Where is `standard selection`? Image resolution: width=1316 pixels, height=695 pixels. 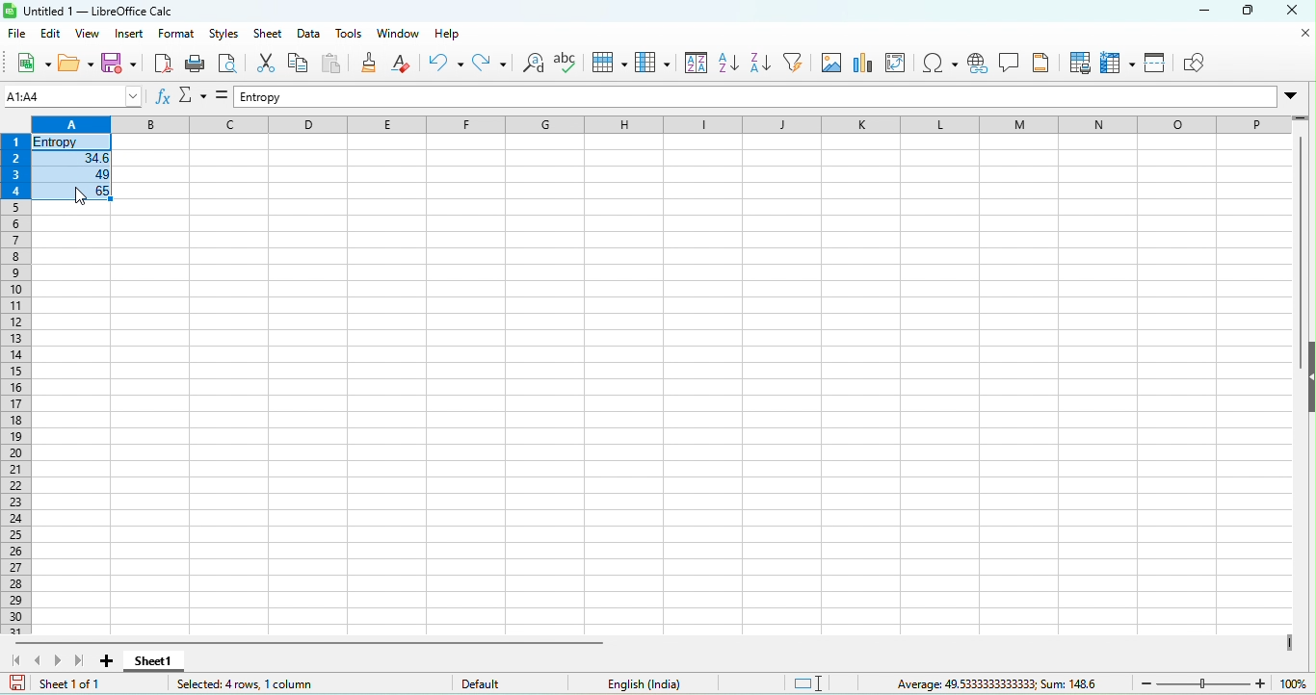
standard selection is located at coordinates (776, 683).